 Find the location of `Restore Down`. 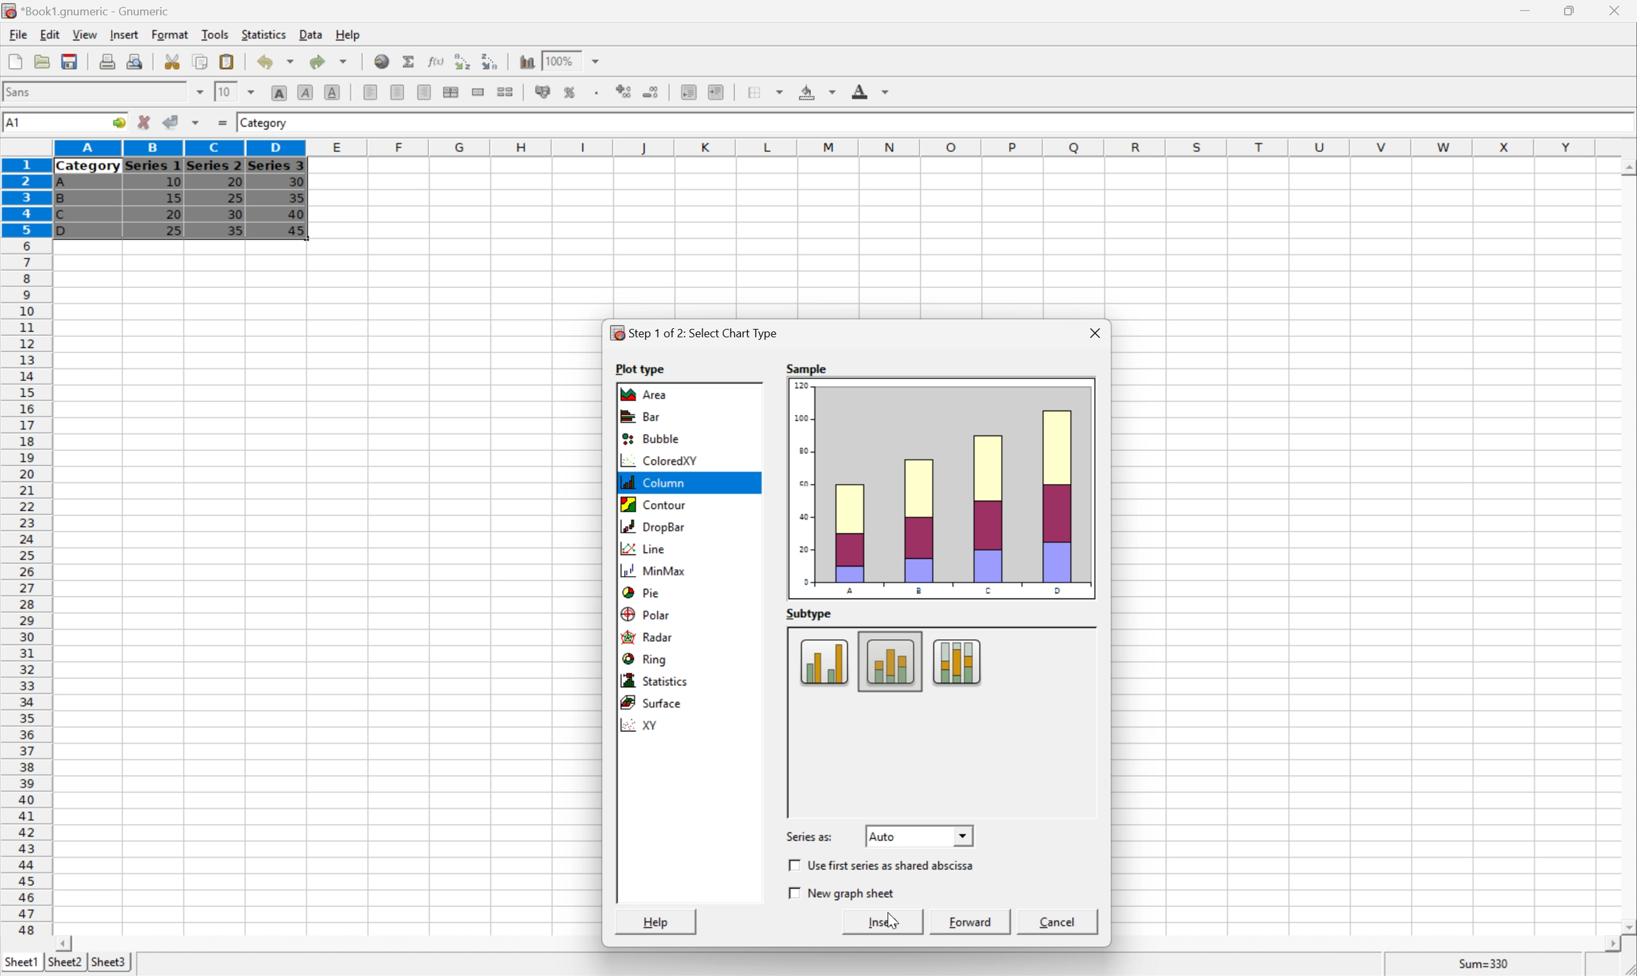

Restore Down is located at coordinates (1563, 11).